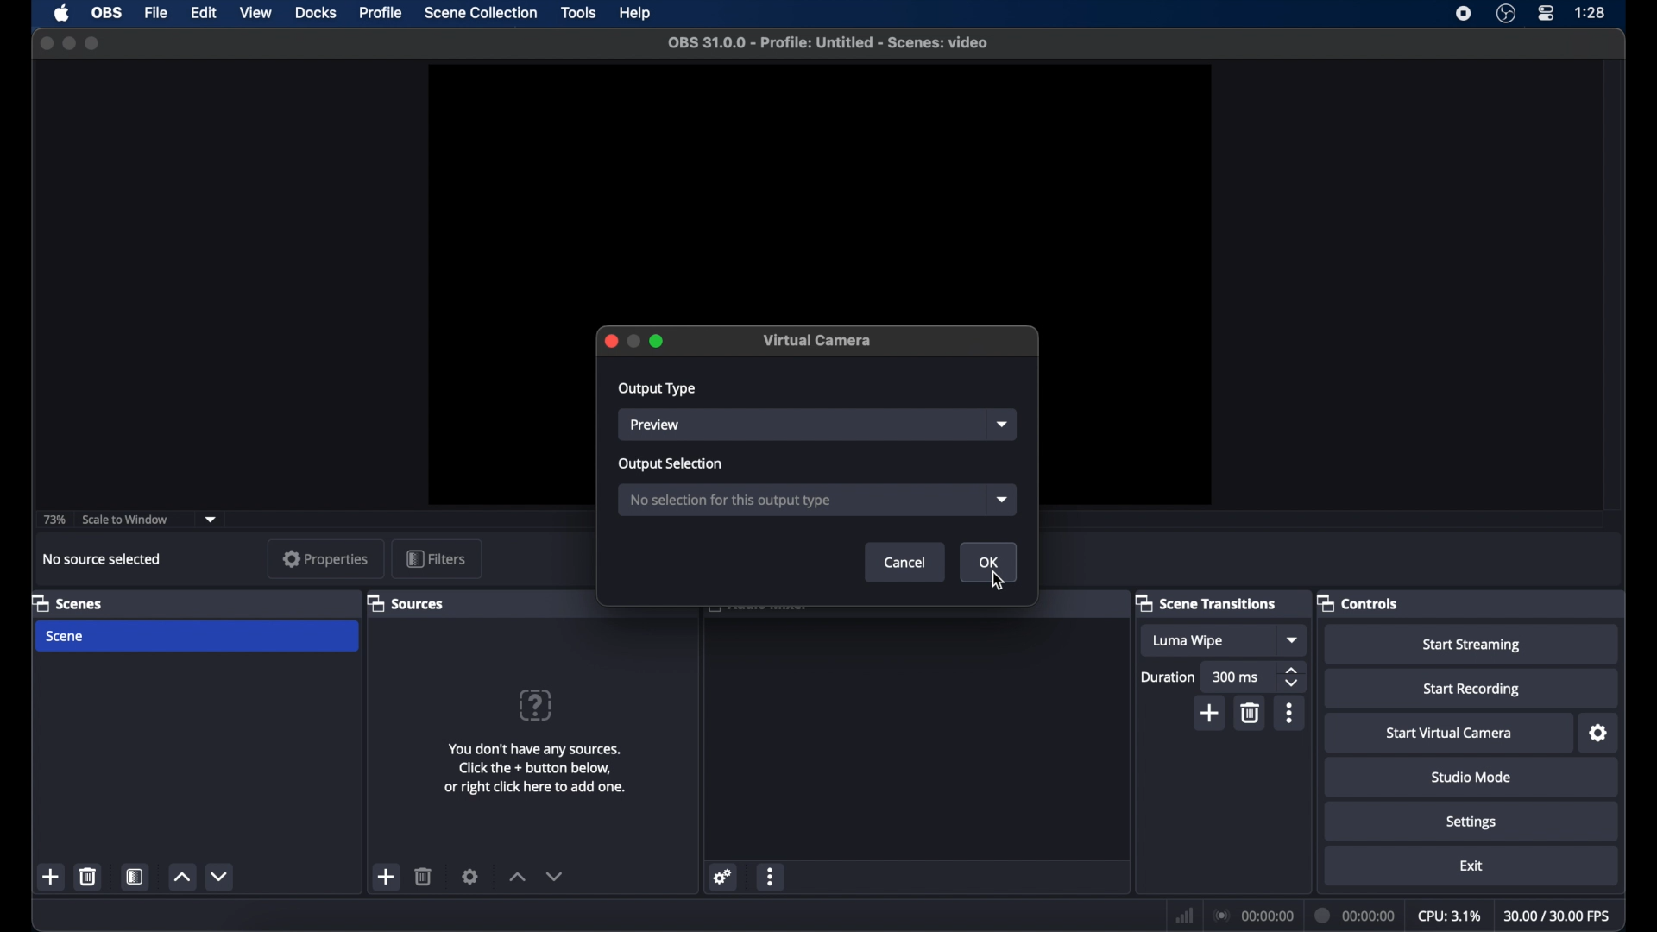 This screenshot has width=1657, height=932. What do you see at coordinates (672, 465) in the screenshot?
I see `output selection` at bounding box center [672, 465].